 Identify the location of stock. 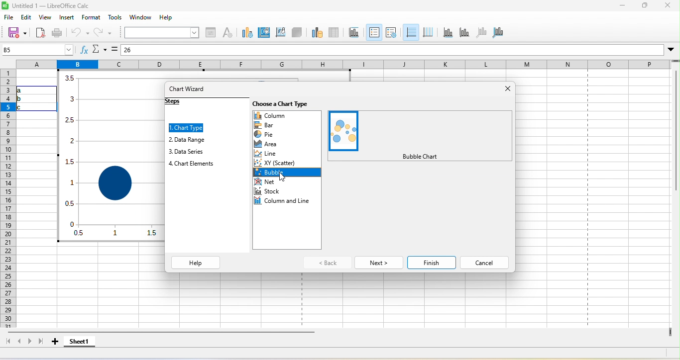
(267, 193).